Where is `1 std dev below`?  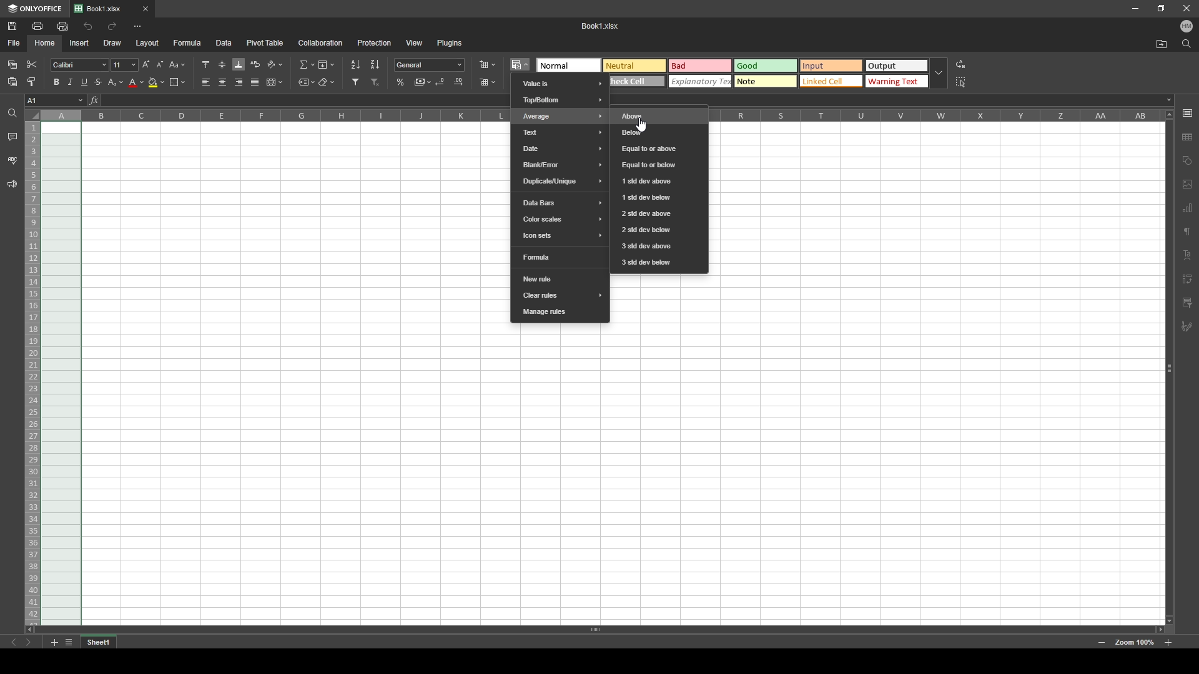 1 std dev below is located at coordinates (659, 198).